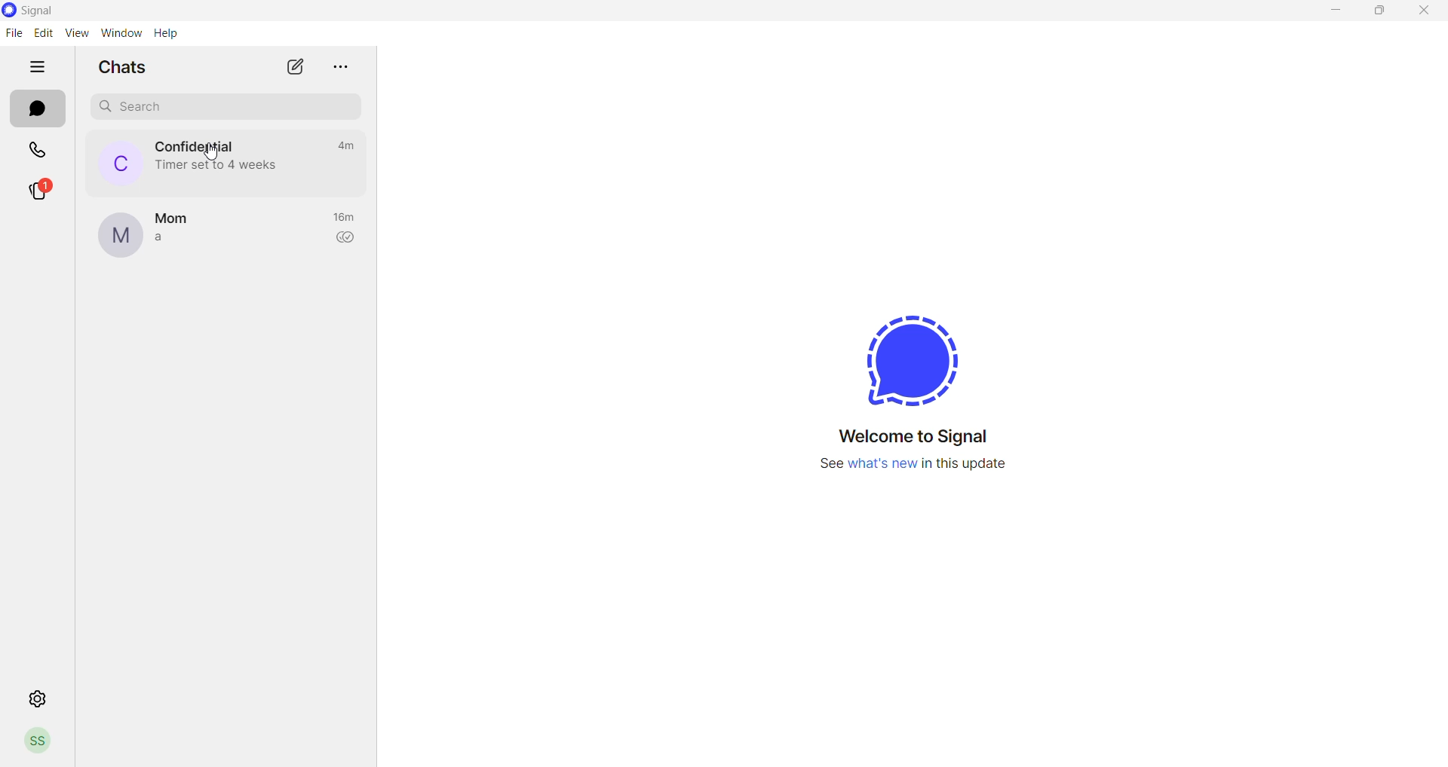 This screenshot has width=1448, height=767. Describe the element at coordinates (42, 33) in the screenshot. I see `edit` at that location.